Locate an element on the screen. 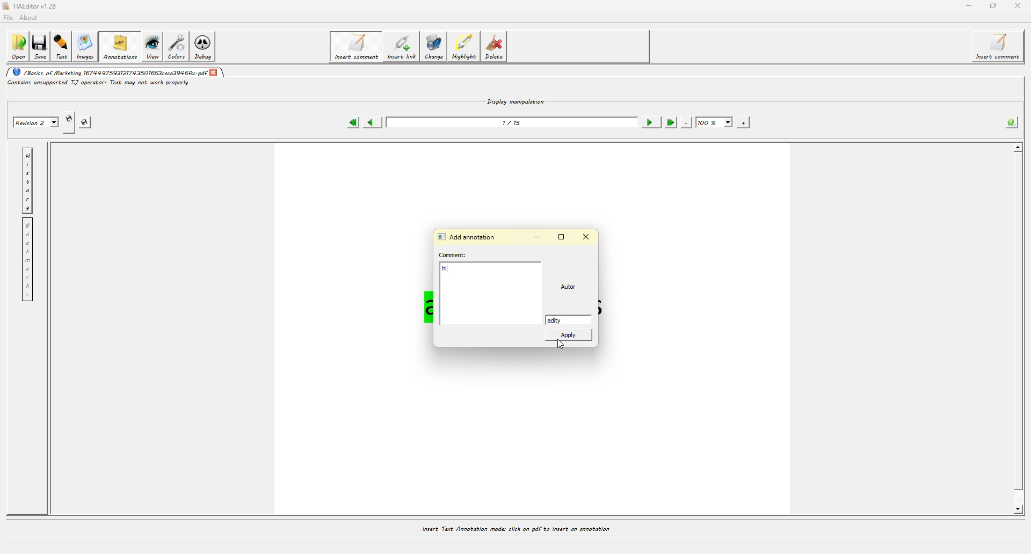 The width and height of the screenshot is (1031, 554). zoom in is located at coordinates (743, 122).